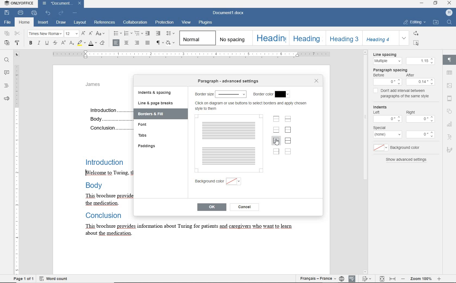 This screenshot has height=283, width=456. What do you see at coordinates (342, 279) in the screenshot?
I see `set document language` at bounding box center [342, 279].